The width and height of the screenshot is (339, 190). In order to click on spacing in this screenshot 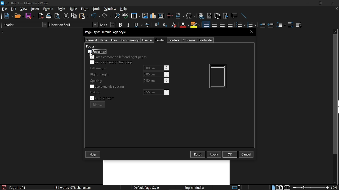, I will do `click(97, 81)`.